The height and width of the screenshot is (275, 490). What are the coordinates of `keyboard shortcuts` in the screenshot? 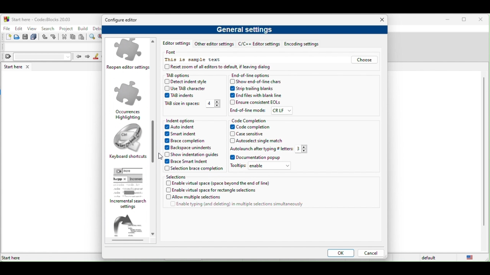 It's located at (128, 142).